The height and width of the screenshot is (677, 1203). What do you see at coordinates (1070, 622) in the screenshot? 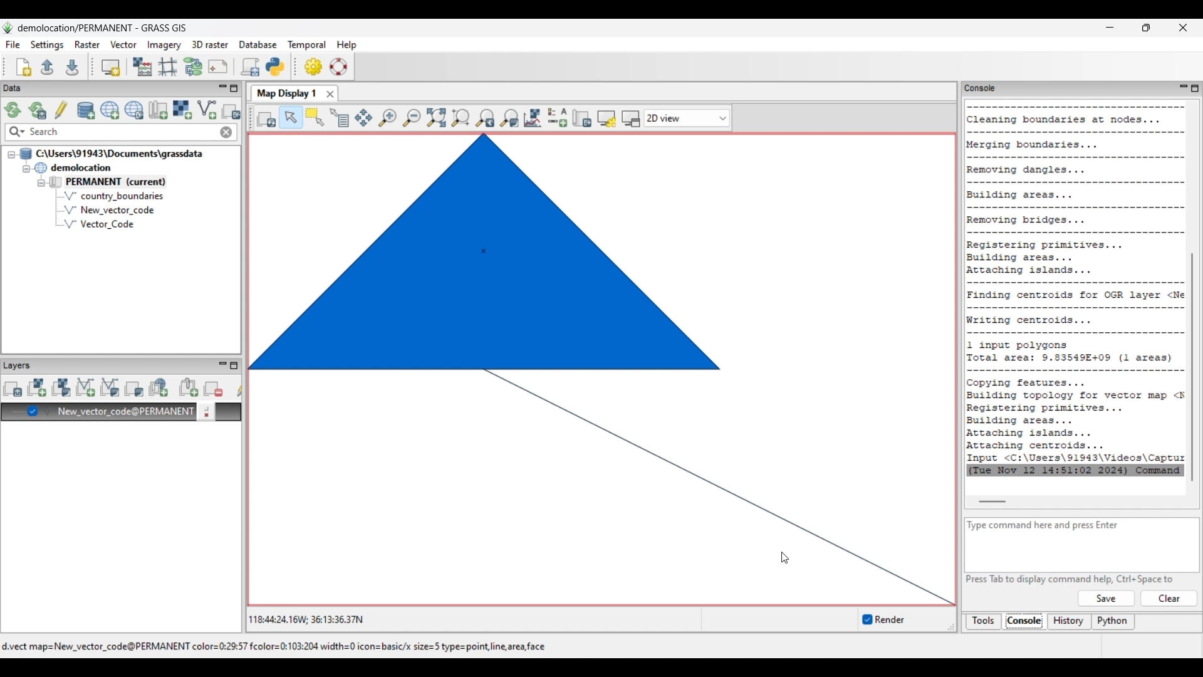
I see `History` at bounding box center [1070, 622].